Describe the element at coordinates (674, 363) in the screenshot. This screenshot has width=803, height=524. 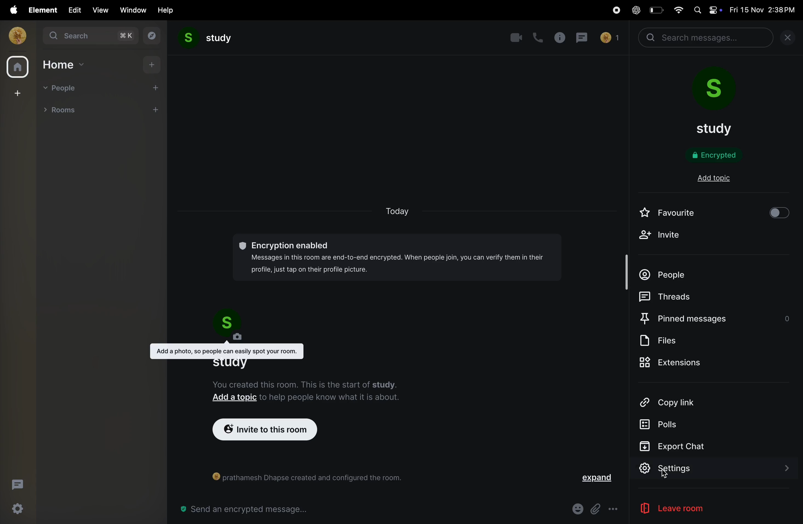
I see `extinsions` at that location.